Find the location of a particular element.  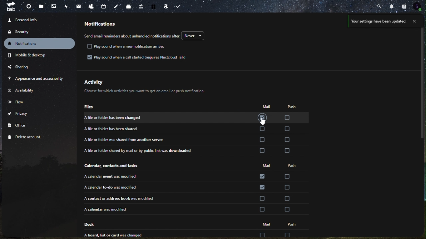

a file or folder was shared from another server is located at coordinates (125, 139).